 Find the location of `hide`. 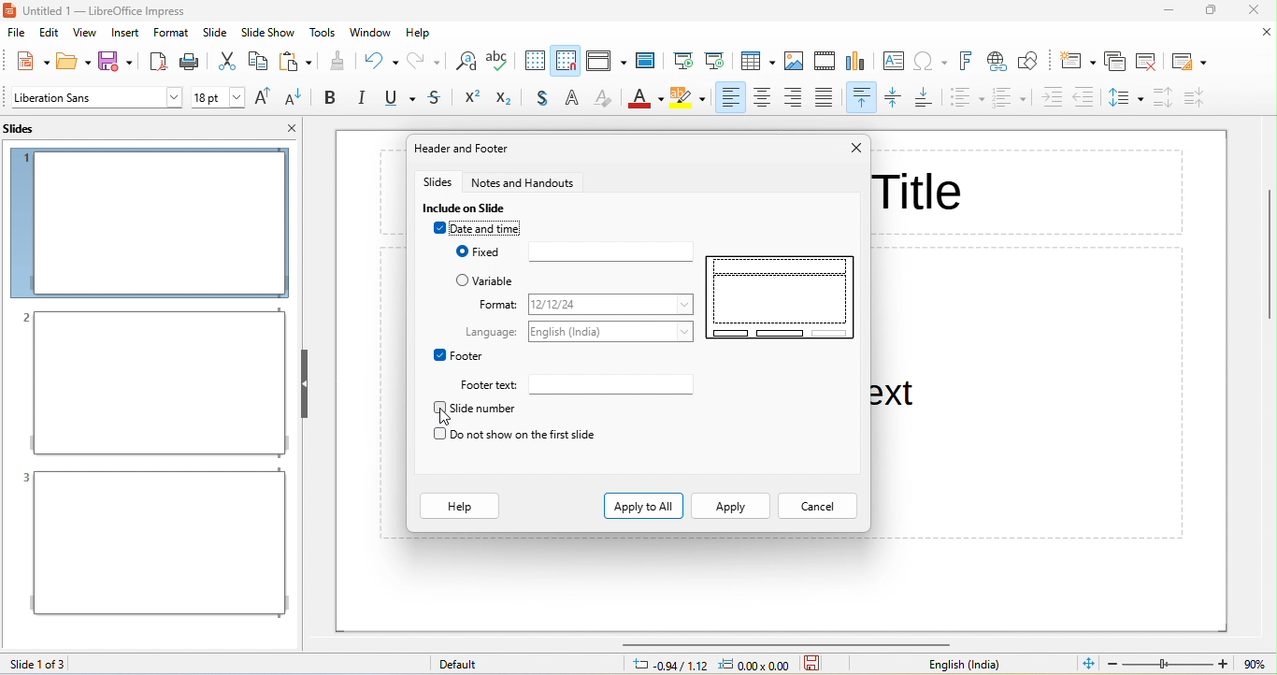

hide is located at coordinates (303, 383).